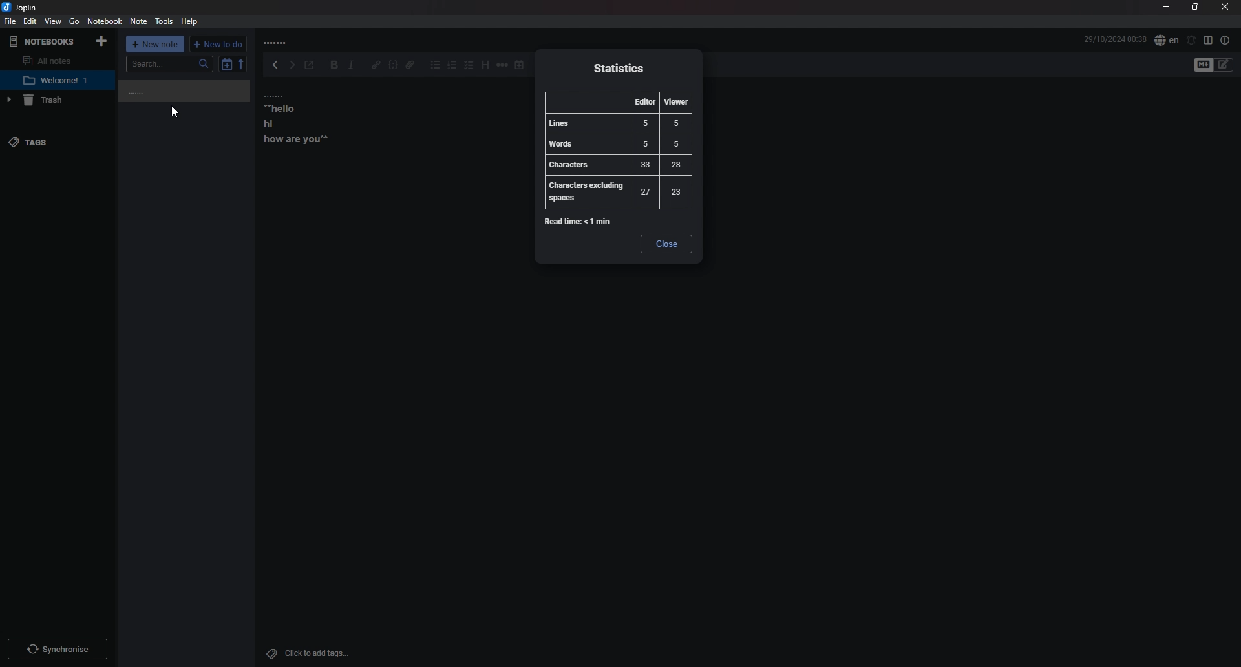 This screenshot has width=1241, height=667. Describe the element at coordinates (273, 65) in the screenshot. I see `back` at that location.